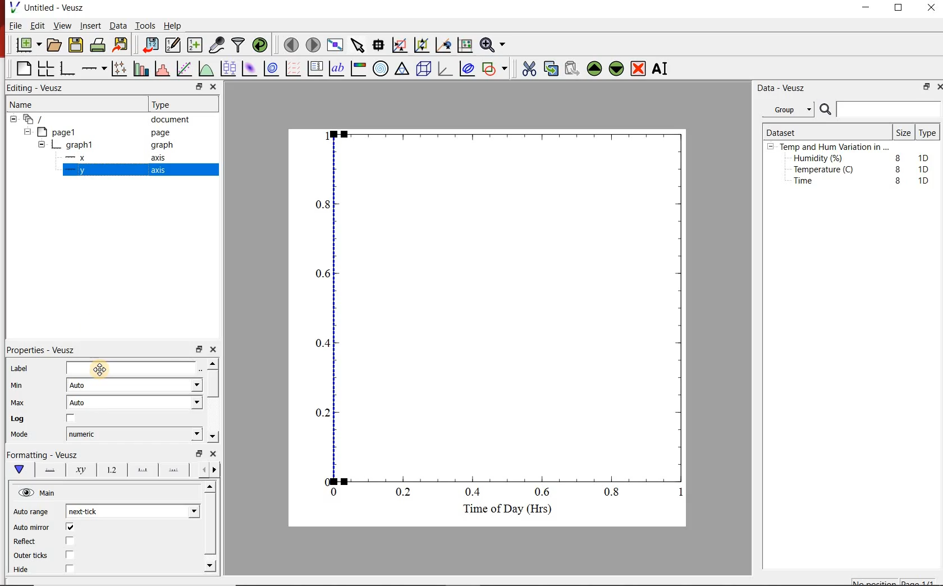  What do you see at coordinates (98, 47) in the screenshot?
I see `print the document` at bounding box center [98, 47].